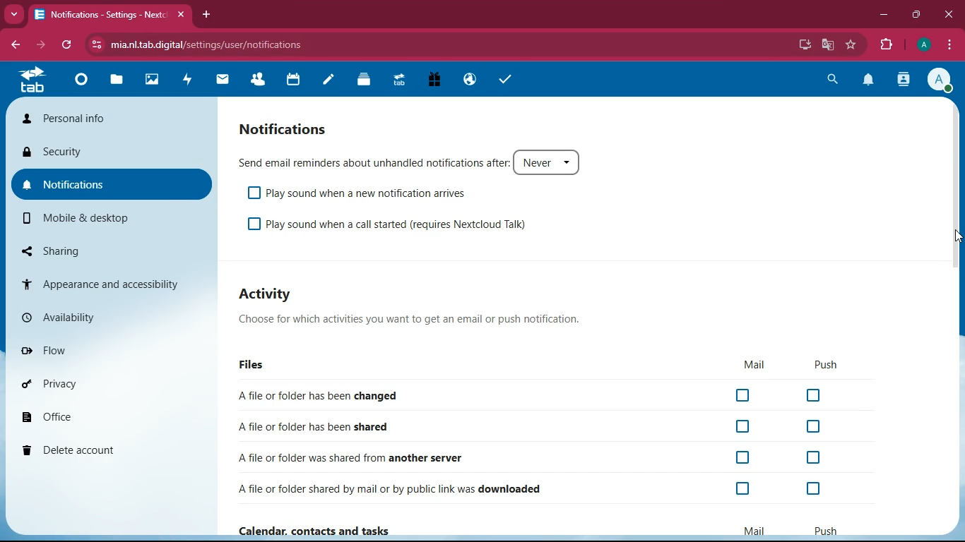  I want to click on checkbox, so click(254, 224).